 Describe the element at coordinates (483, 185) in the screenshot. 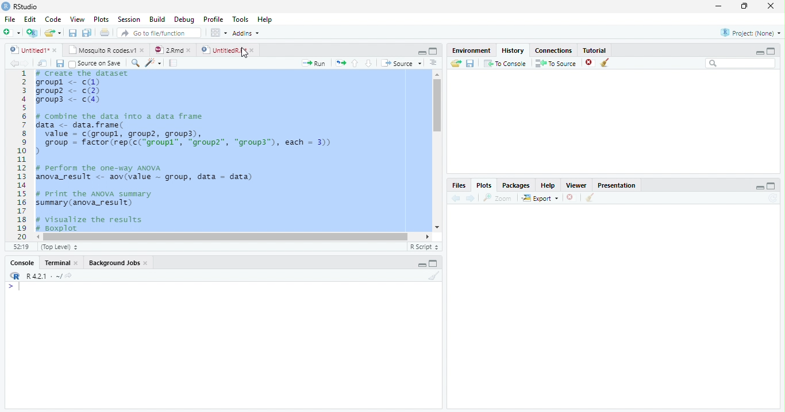

I see `Plots` at that location.